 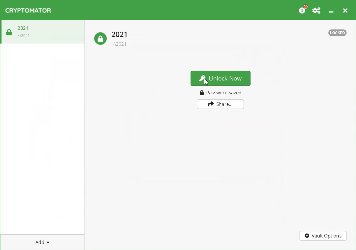 What do you see at coordinates (220, 78) in the screenshot?
I see `Text` at bounding box center [220, 78].